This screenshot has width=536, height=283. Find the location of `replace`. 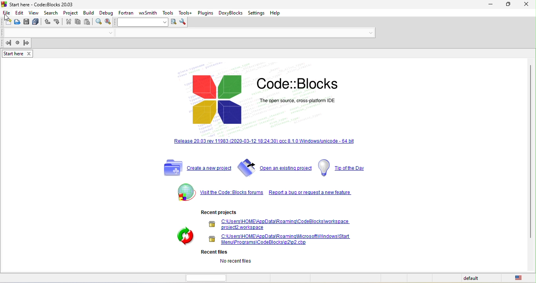

replace is located at coordinates (110, 22).